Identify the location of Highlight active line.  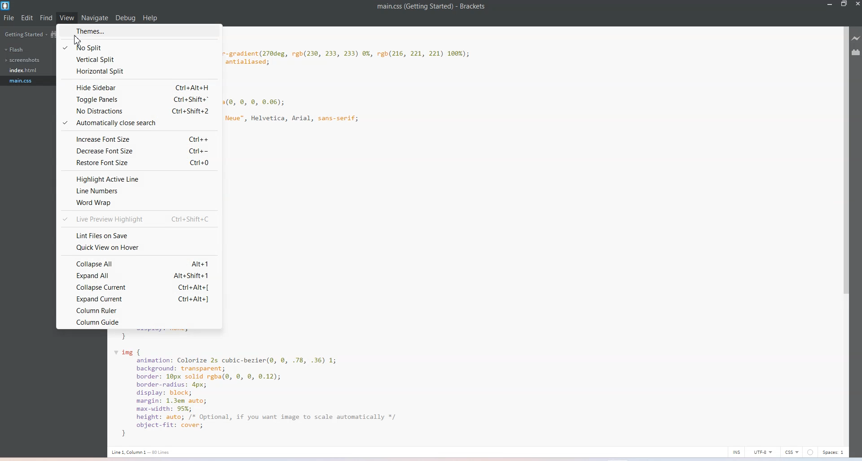
(139, 178).